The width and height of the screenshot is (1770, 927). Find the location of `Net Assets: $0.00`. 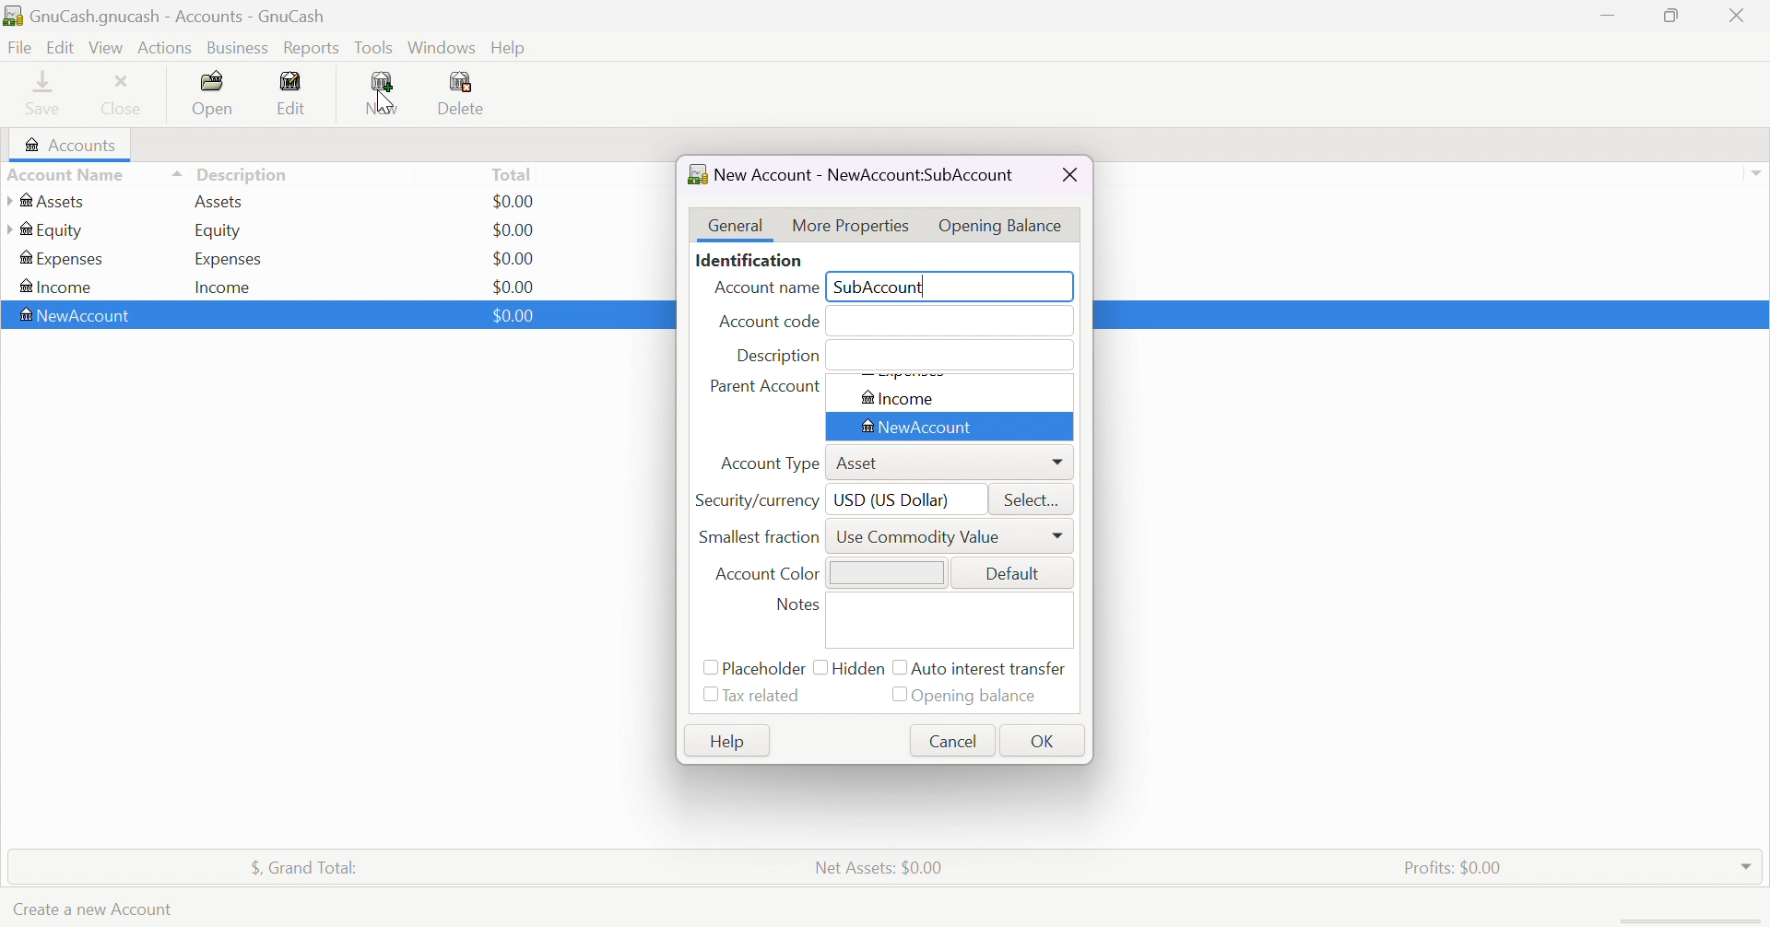

Net Assets: $0.00 is located at coordinates (881, 869).